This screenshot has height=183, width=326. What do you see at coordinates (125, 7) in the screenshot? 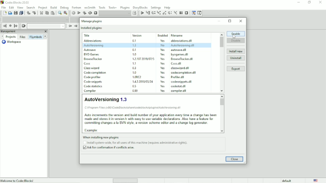
I see `Plugins` at bounding box center [125, 7].